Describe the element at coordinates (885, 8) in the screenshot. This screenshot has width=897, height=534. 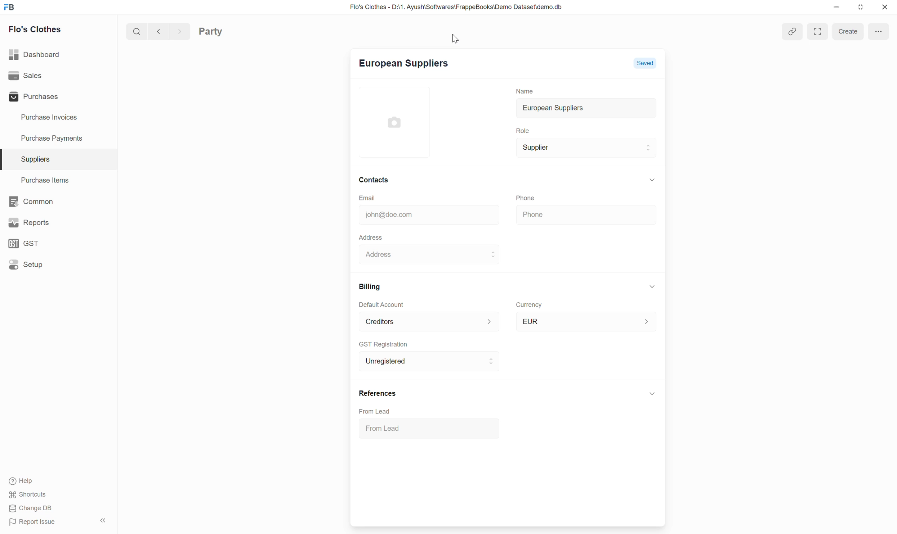
I see `close` at that location.